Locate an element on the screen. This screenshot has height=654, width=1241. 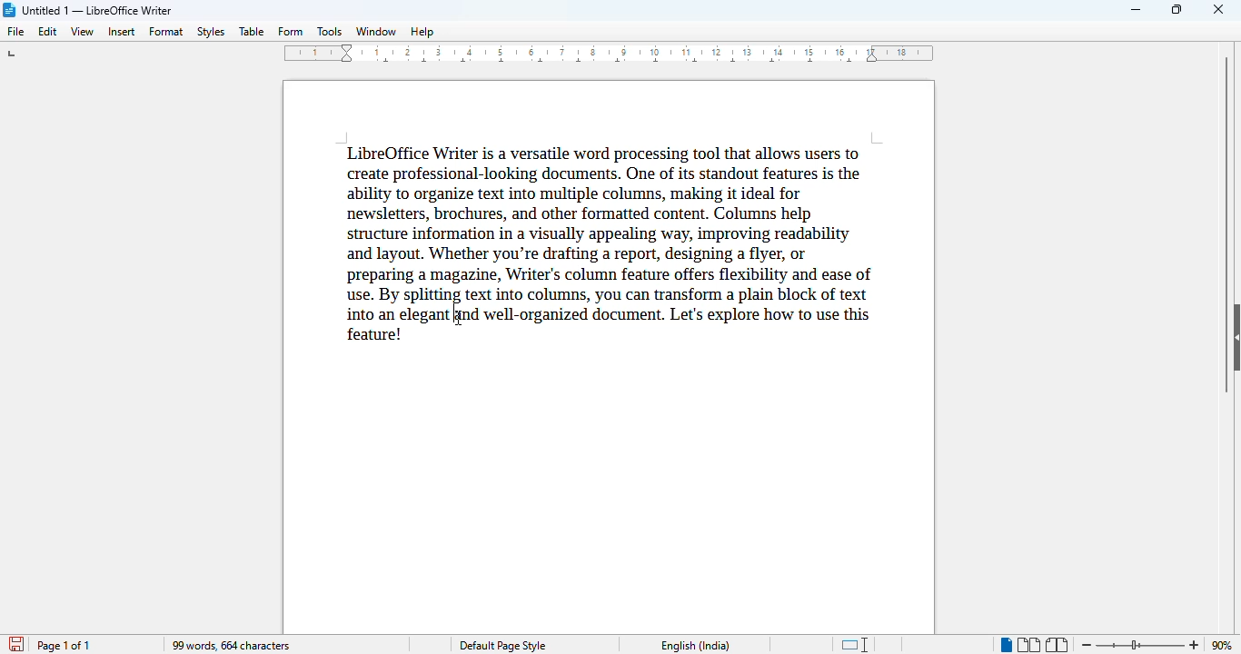
multi-page view is located at coordinates (1028, 645).